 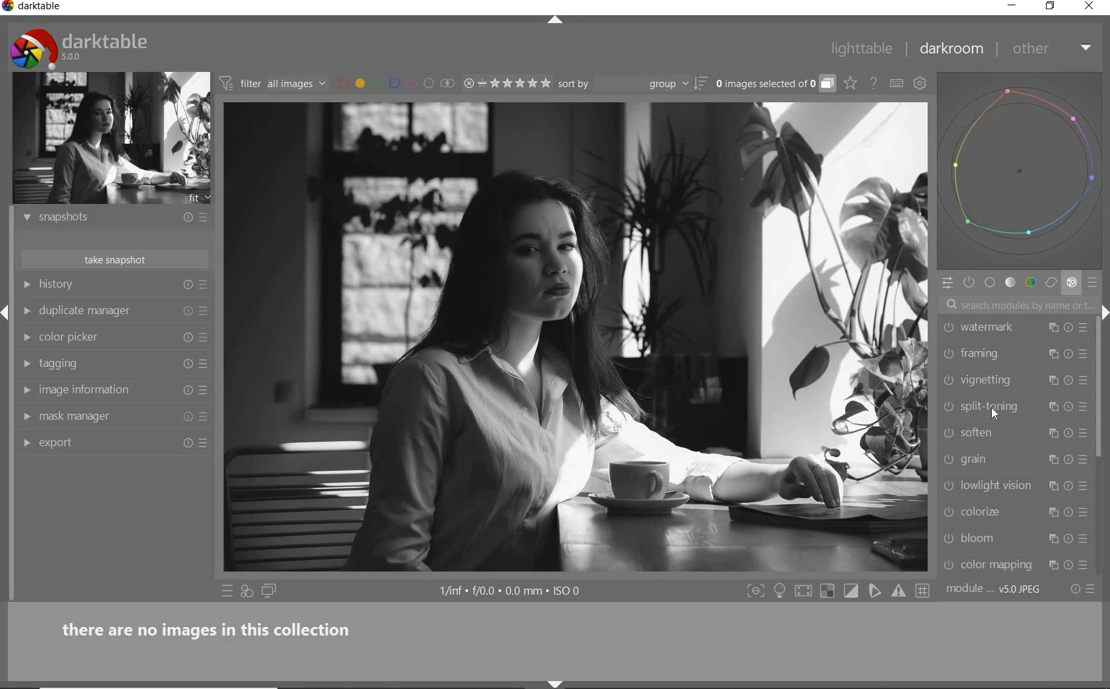 What do you see at coordinates (1086, 540) in the screenshot?
I see `preset and preferences` at bounding box center [1086, 540].